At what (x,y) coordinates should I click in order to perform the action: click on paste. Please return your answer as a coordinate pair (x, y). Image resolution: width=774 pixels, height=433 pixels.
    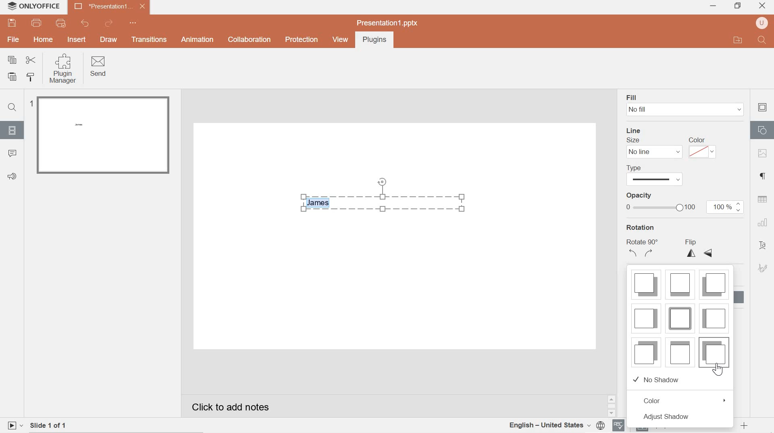
    Looking at the image, I should click on (14, 77).